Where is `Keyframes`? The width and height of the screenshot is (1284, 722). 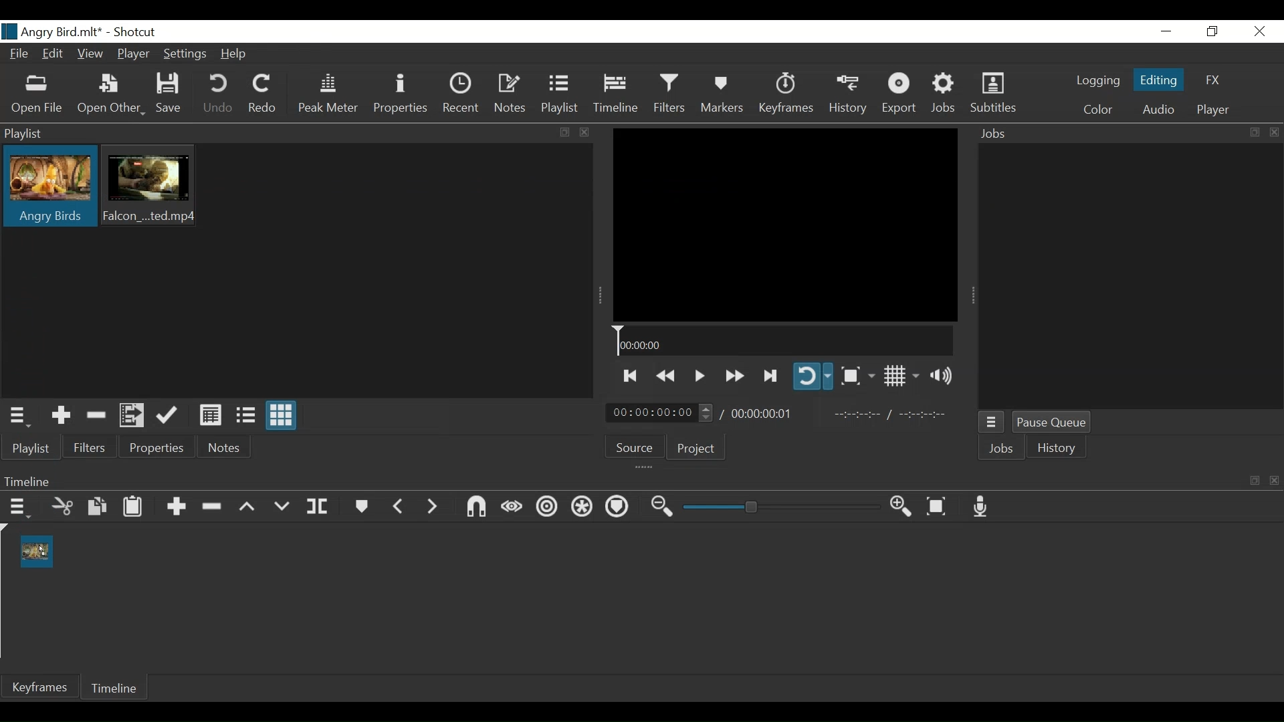 Keyframes is located at coordinates (786, 94).